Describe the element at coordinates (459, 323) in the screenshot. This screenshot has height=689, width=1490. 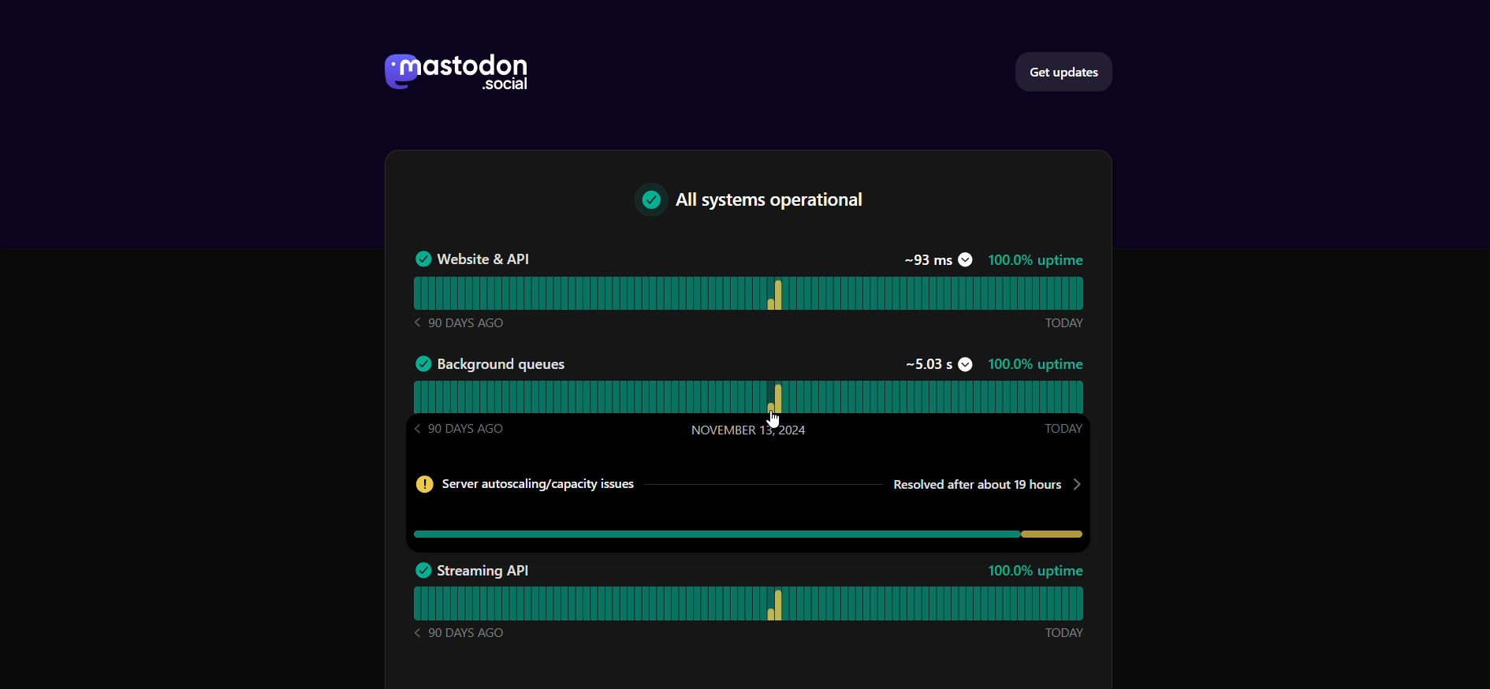
I see `90 DAYS AGO` at that location.